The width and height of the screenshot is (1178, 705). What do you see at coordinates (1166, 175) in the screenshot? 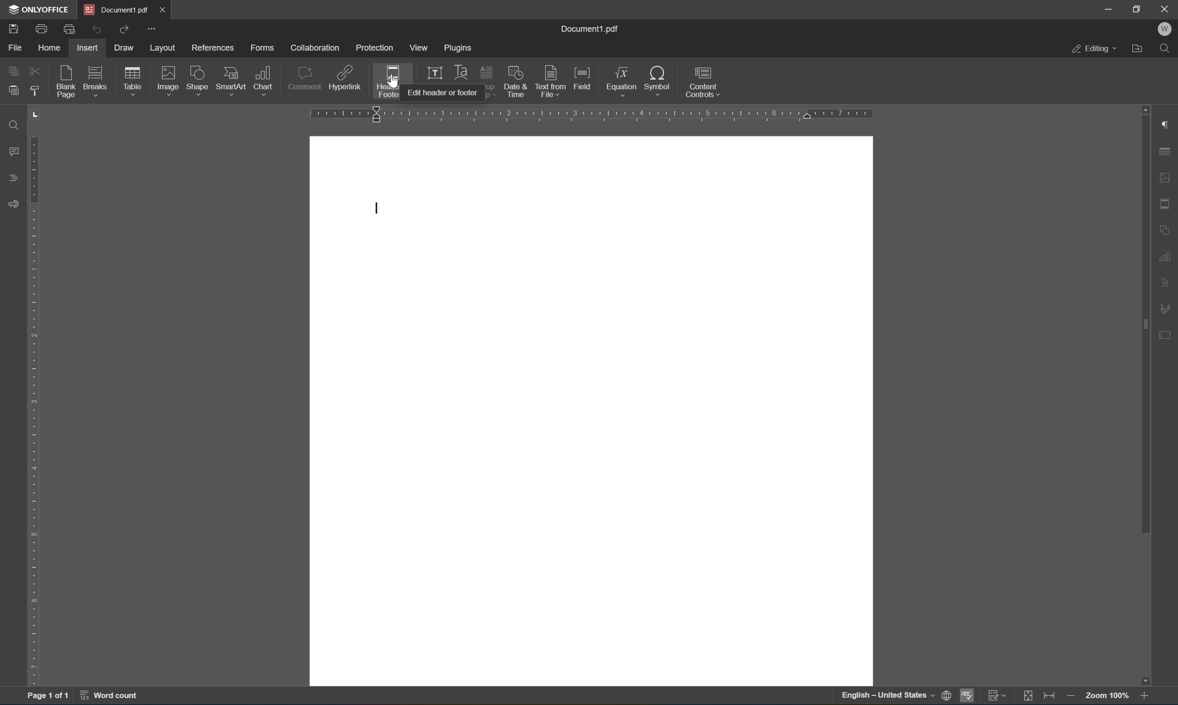
I see `image settings` at bounding box center [1166, 175].